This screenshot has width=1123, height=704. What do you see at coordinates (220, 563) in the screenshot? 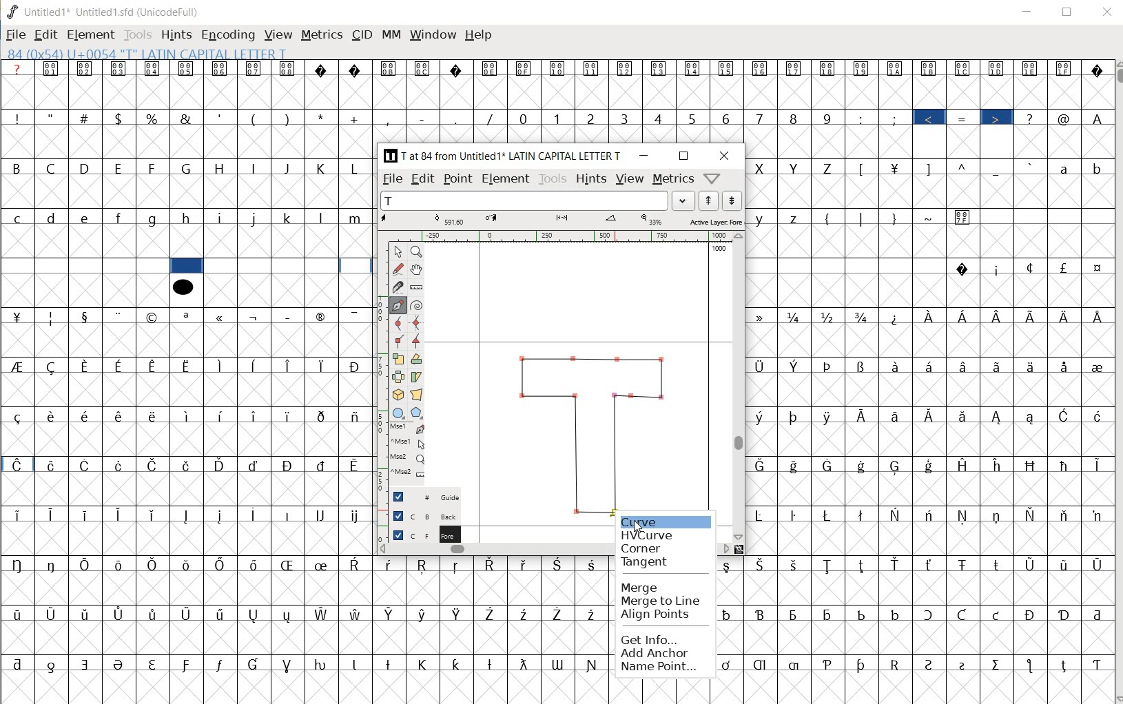
I see `Symbol` at bounding box center [220, 563].